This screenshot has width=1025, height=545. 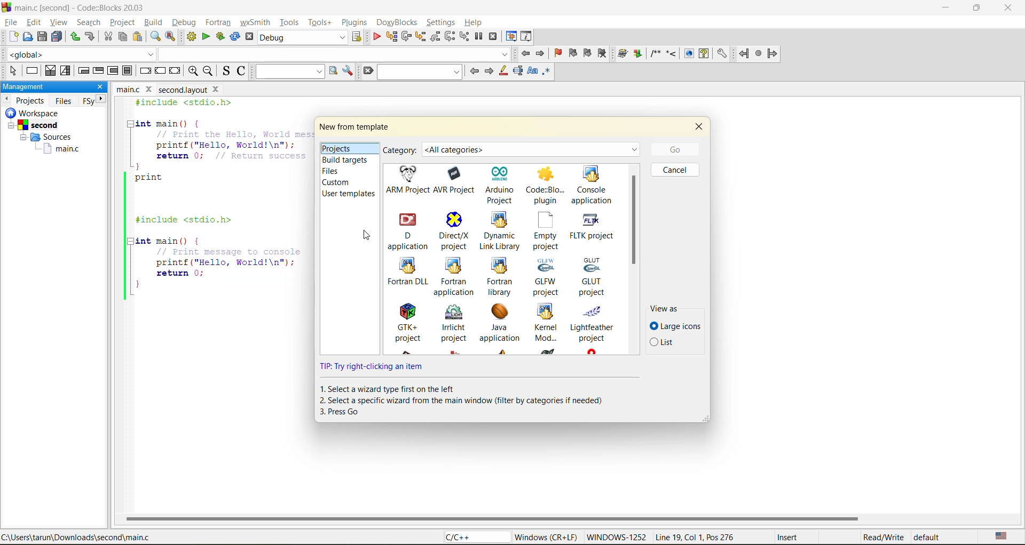 What do you see at coordinates (92, 37) in the screenshot?
I see `redo` at bounding box center [92, 37].